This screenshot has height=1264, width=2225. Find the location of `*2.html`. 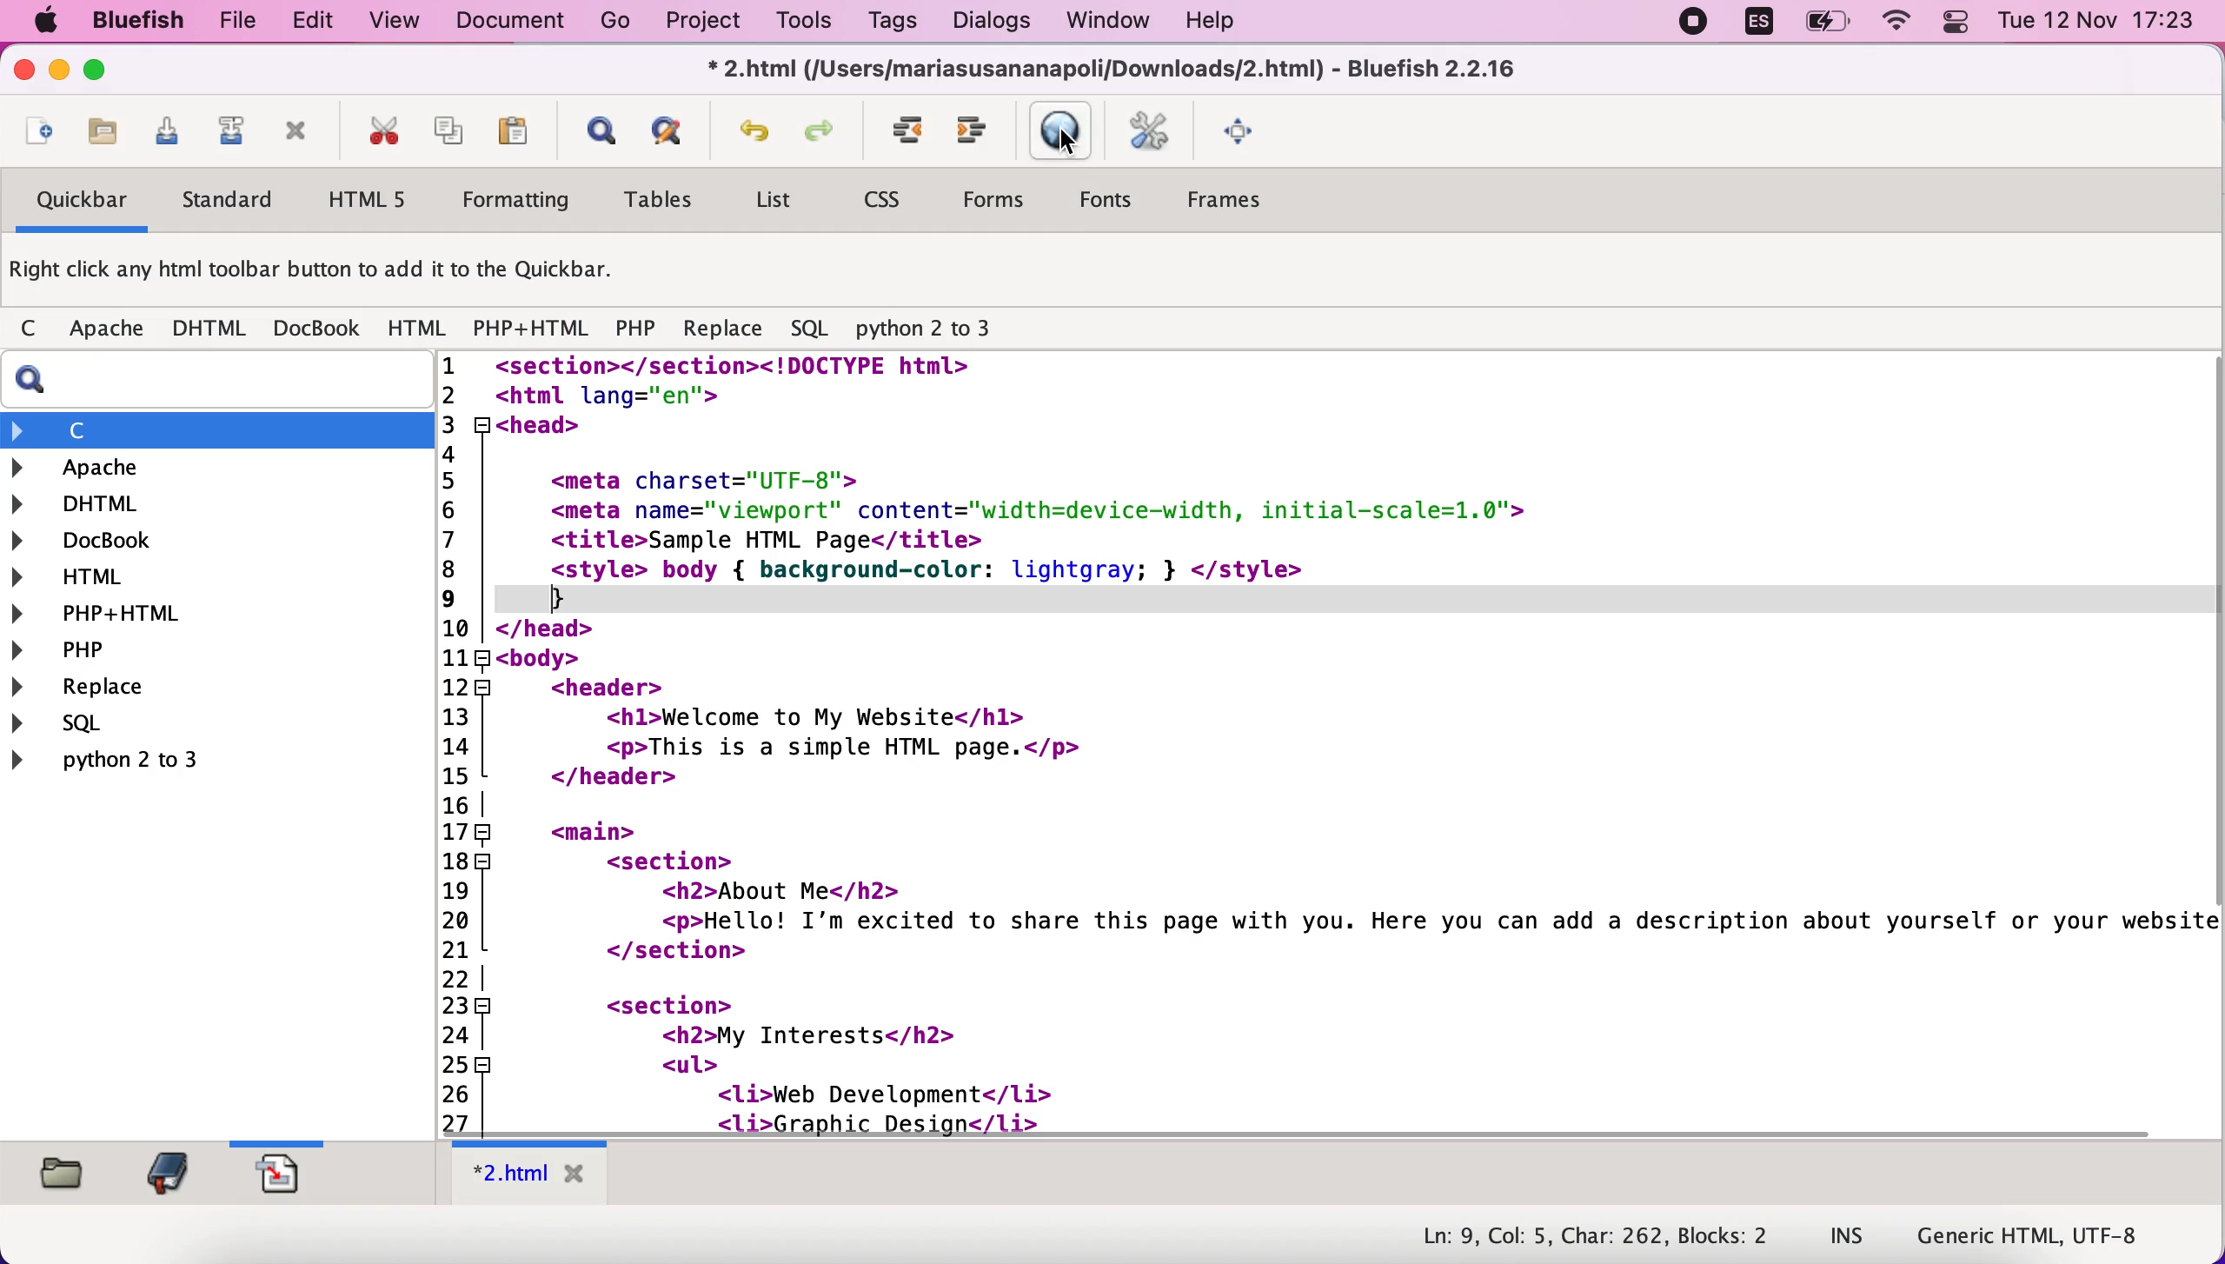

*2.html is located at coordinates (533, 1173).